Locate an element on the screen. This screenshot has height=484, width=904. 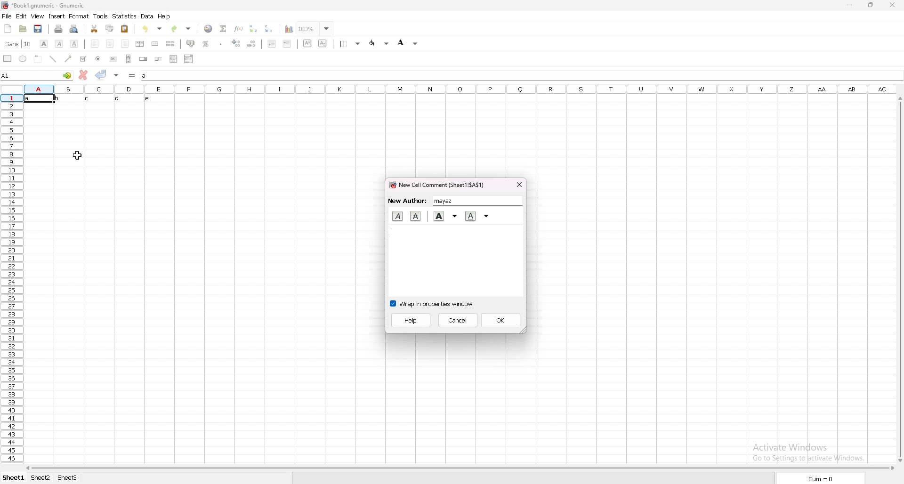
centre horizontally is located at coordinates (140, 44).